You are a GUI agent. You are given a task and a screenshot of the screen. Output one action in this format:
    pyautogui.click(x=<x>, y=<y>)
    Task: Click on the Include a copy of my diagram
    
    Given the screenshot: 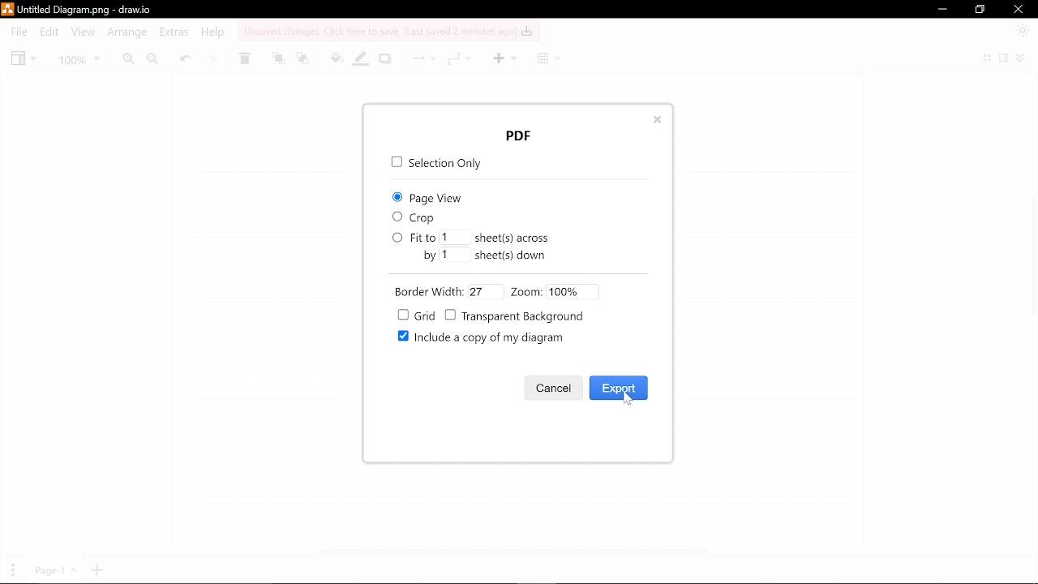 What is the action you would take?
    pyautogui.click(x=478, y=336)
    